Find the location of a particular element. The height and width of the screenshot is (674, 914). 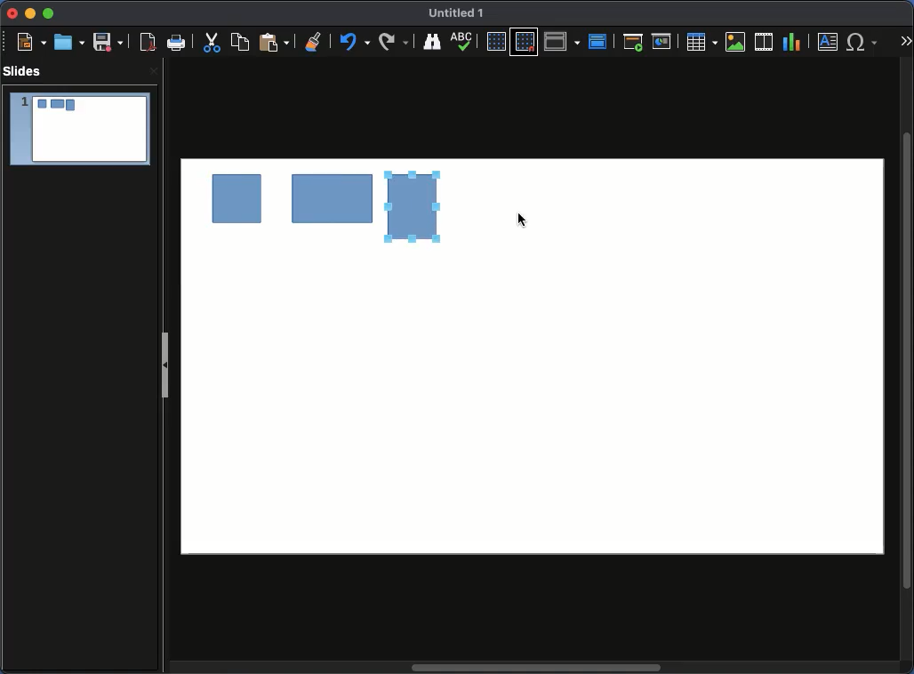

Maximize is located at coordinates (50, 13).